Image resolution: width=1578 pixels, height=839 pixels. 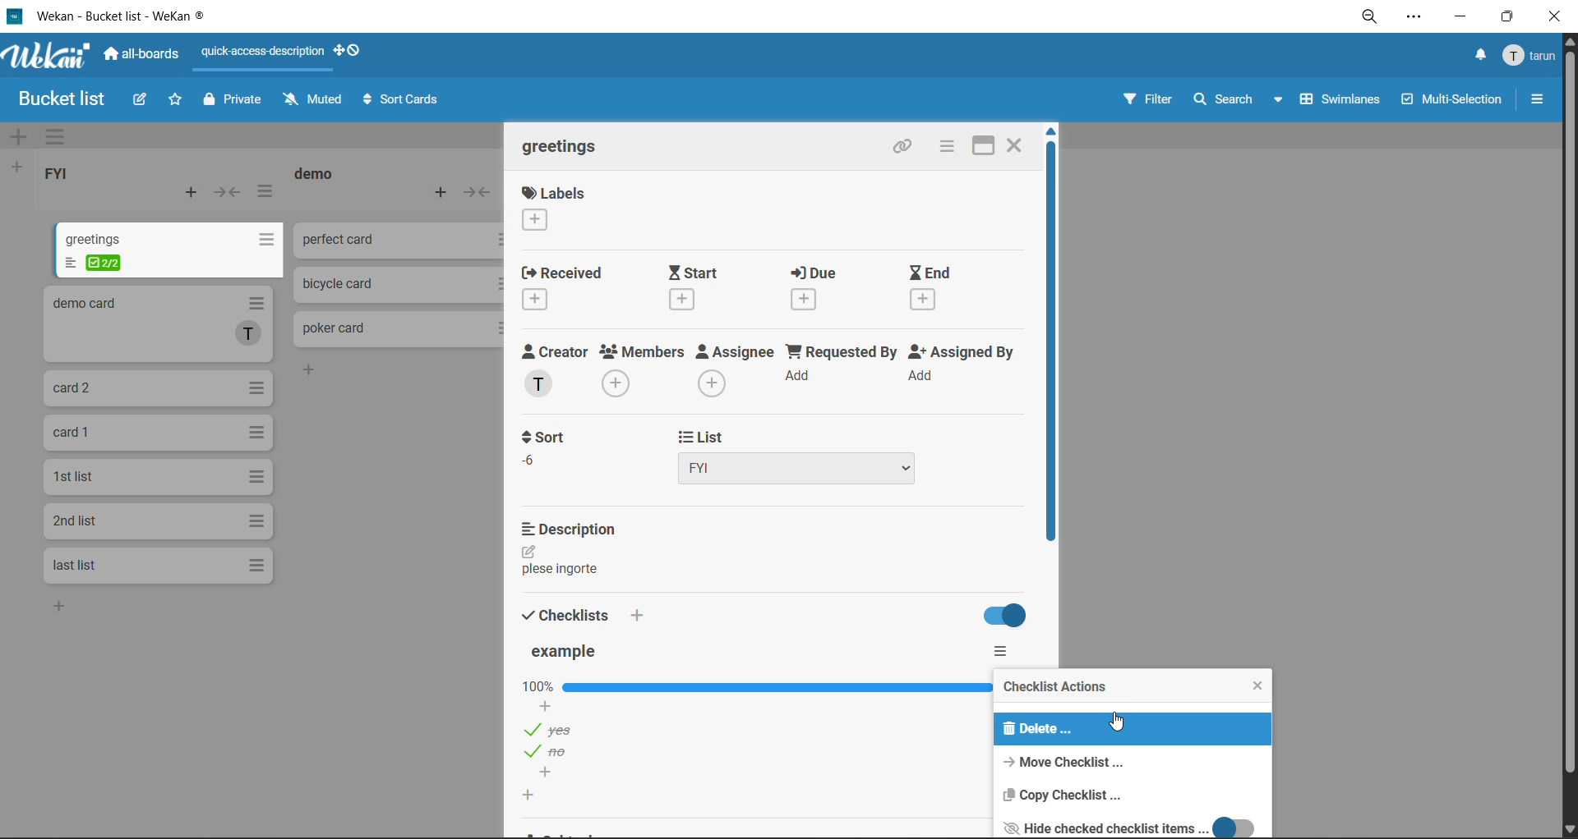 I want to click on add swimlane, so click(x=19, y=135).